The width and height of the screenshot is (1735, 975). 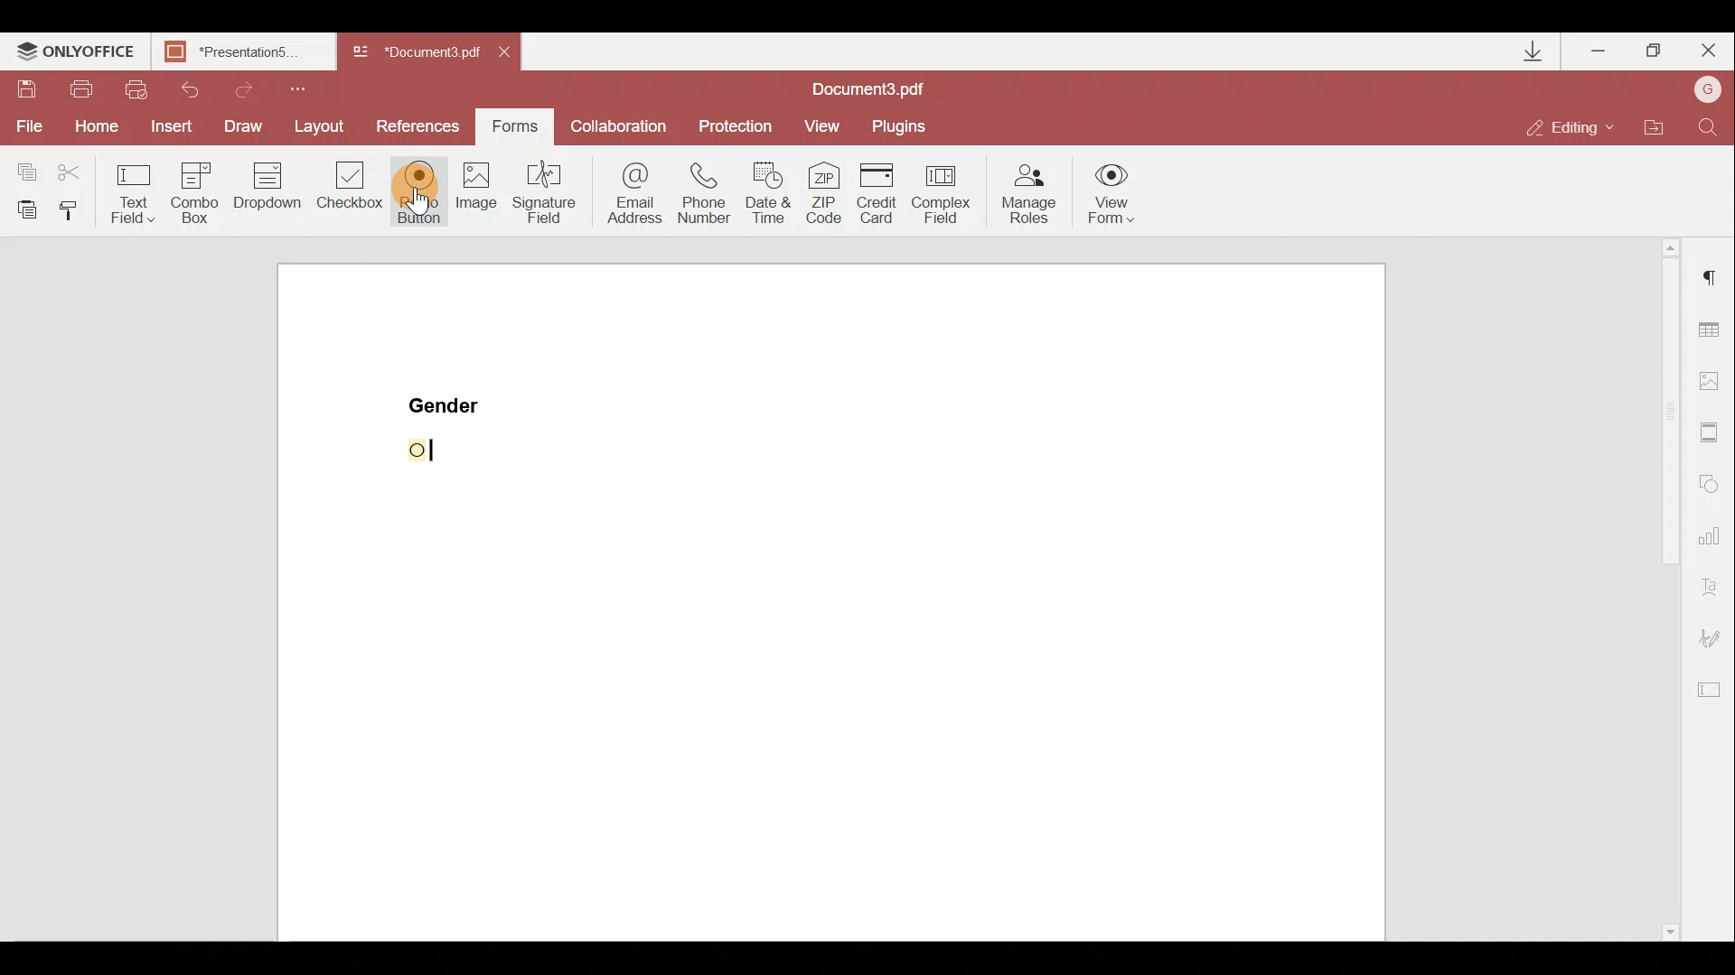 What do you see at coordinates (1709, 285) in the screenshot?
I see `Paragraph settings` at bounding box center [1709, 285].